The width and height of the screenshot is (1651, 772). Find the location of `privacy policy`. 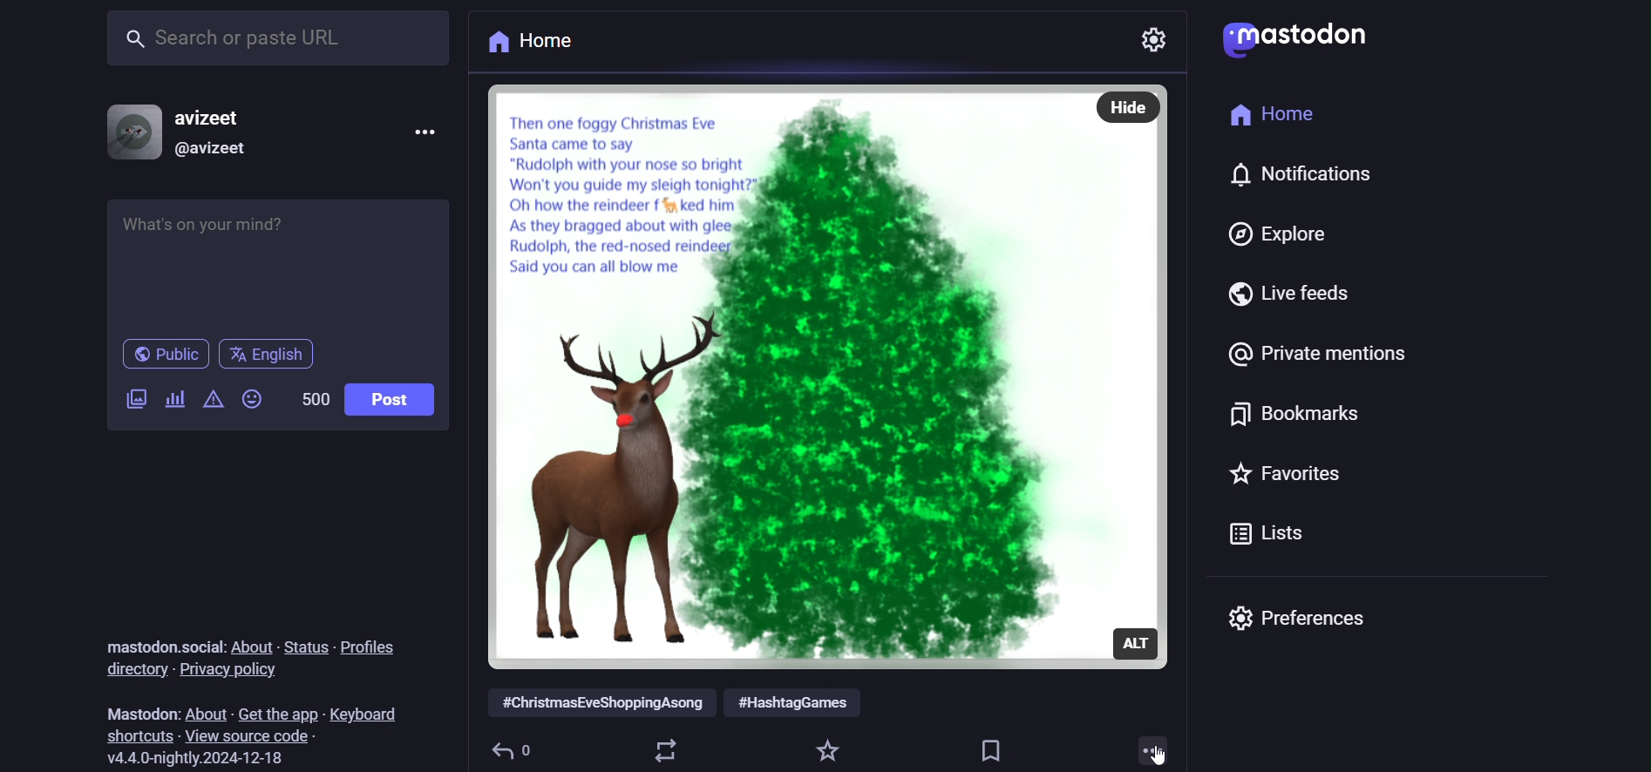

privacy policy is located at coordinates (229, 671).